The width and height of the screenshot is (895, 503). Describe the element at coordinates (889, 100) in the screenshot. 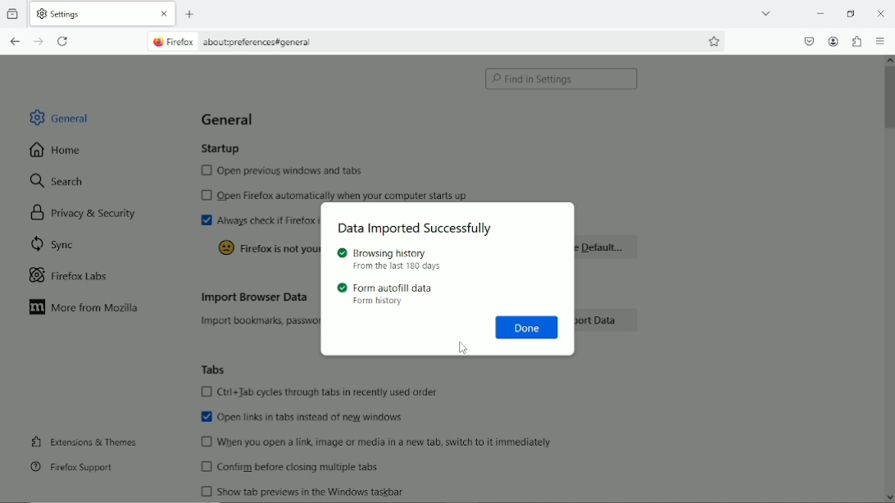

I see `Vertical scrollbar` at that location.